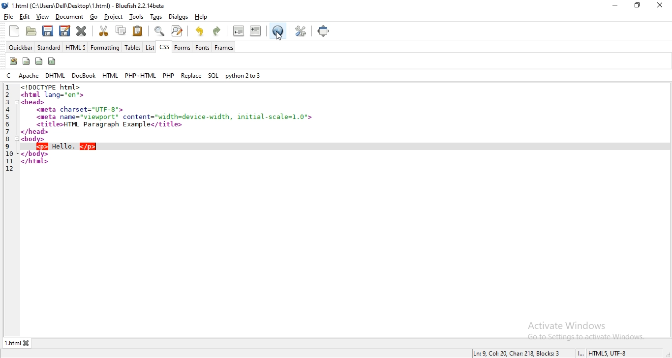 This screenshot has height=358, width=672. Describe the element at coordinates (164, 47) in the screenshot. I see `css` at that location.